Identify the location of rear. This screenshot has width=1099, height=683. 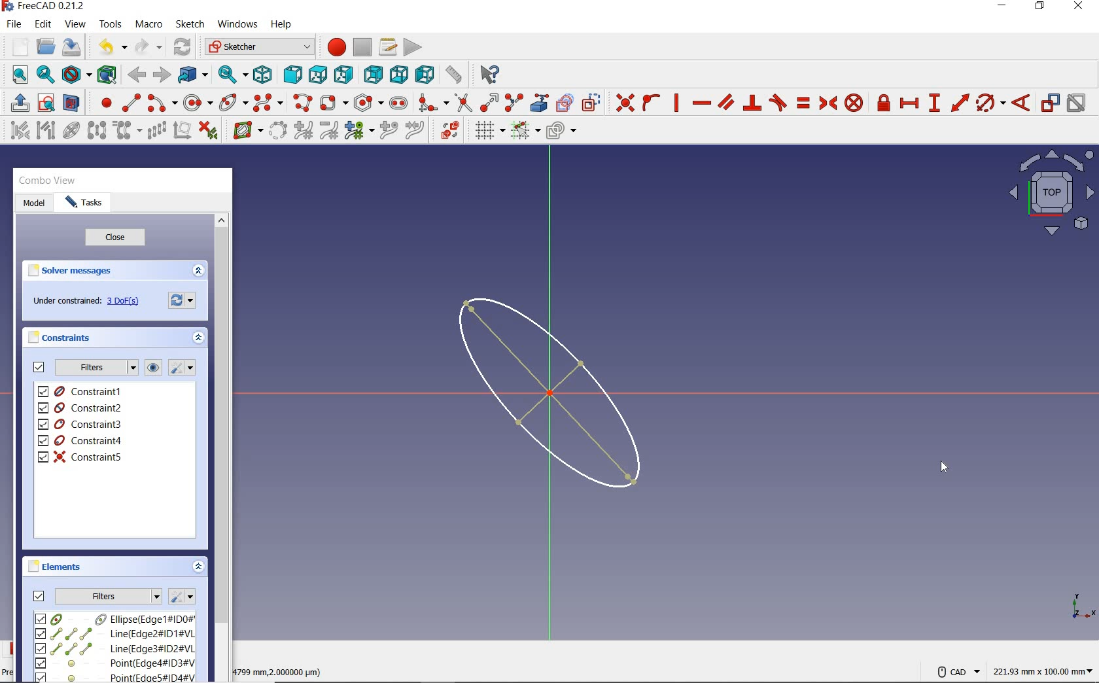
(373, 74).